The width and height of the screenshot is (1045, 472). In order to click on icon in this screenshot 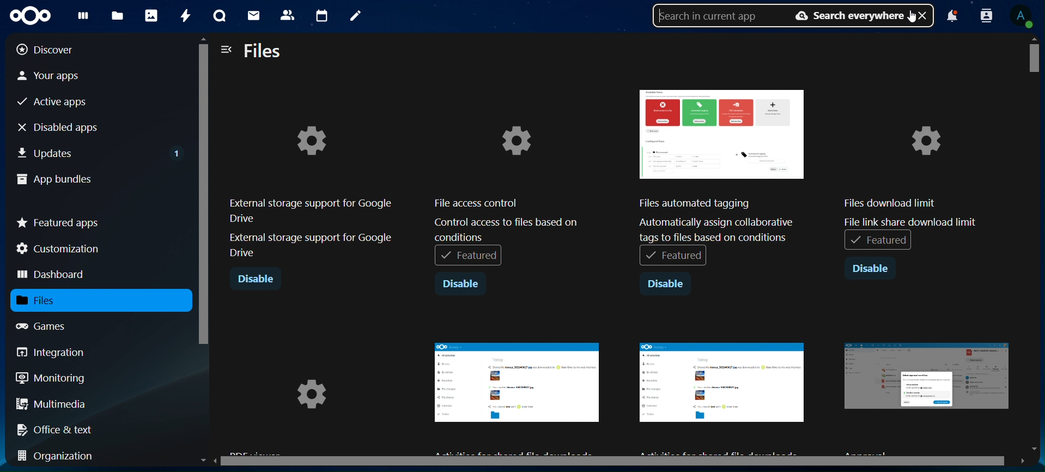, I will do `click(35, 16)`.